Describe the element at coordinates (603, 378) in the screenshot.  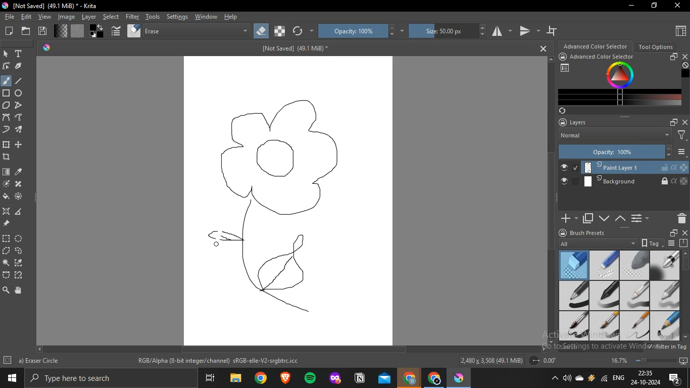
I see `Network` at that location.